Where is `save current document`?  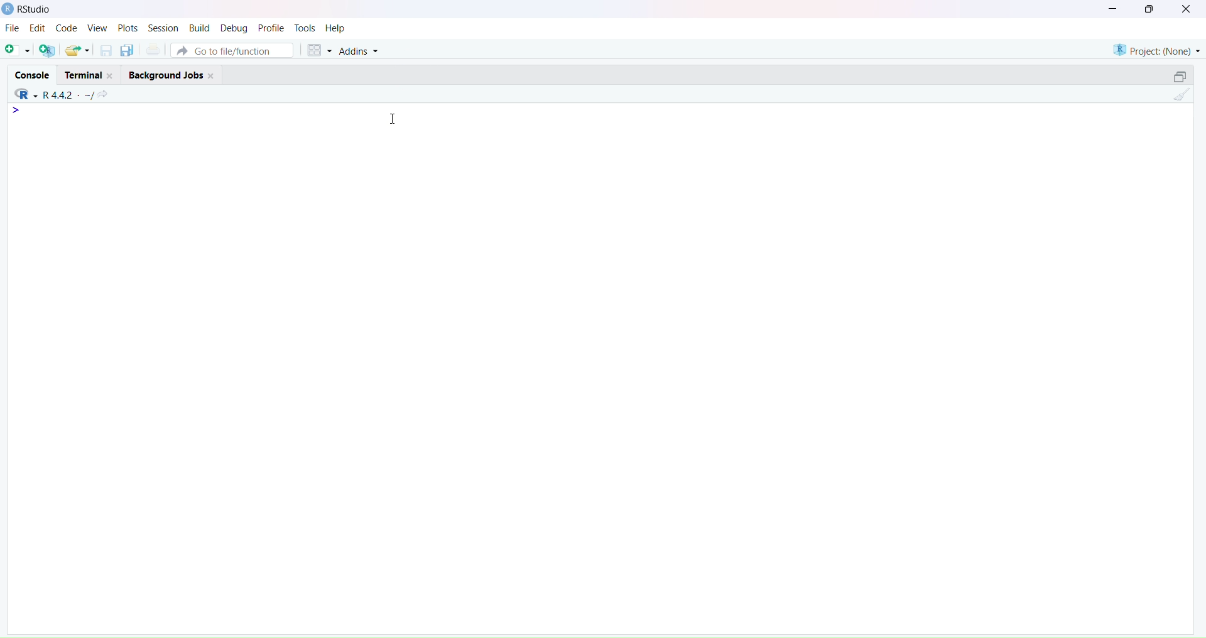 save current document is located at coordinates (105, 51).